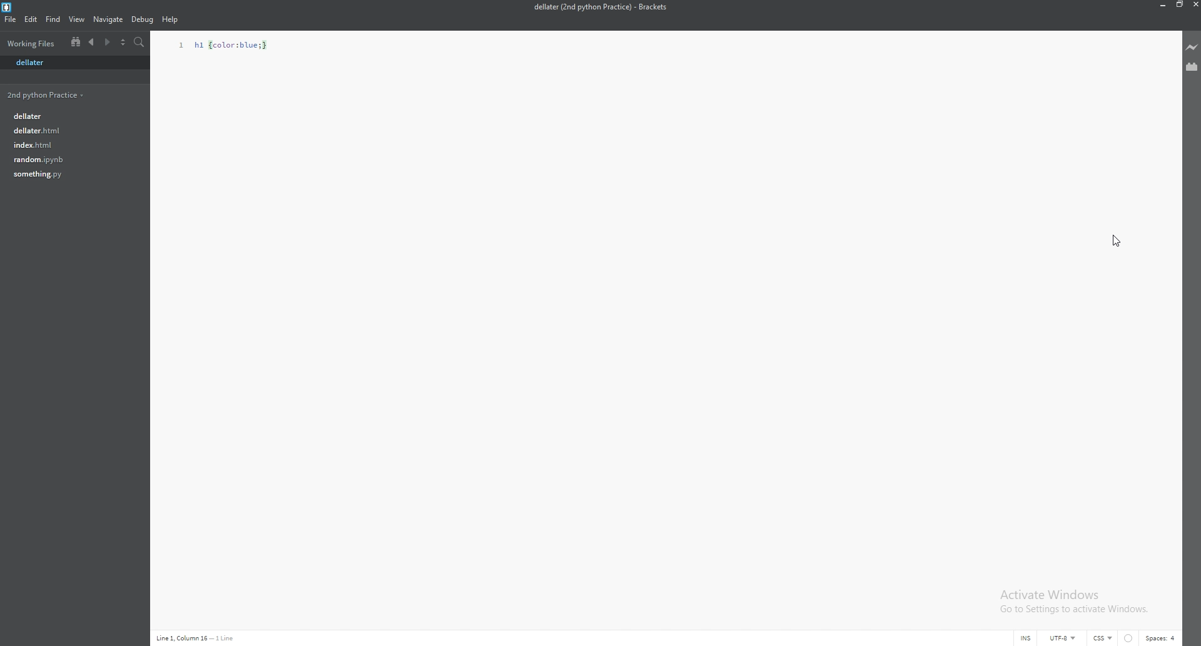  Describe the element at coordinates (92, 43) in the screenshot. I see `previous` at that location.